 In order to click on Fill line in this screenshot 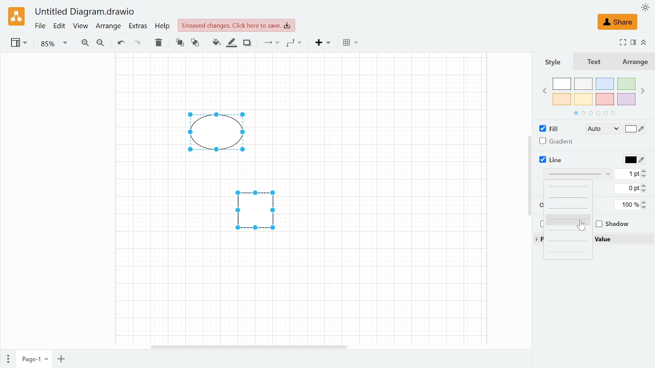, I will do `click(230, 43)`.